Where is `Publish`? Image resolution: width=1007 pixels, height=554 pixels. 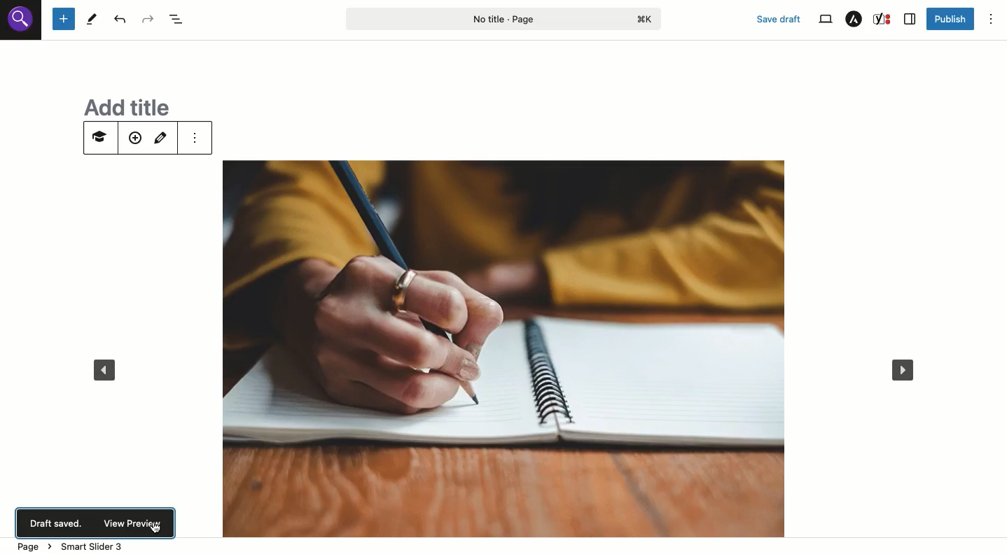
Publish is located at coordinates (950, 20).